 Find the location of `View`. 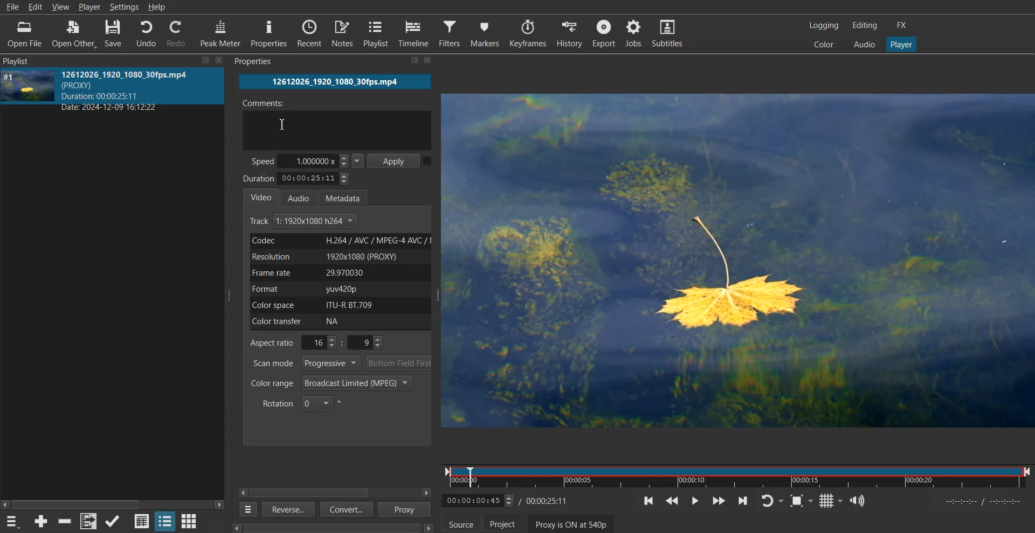

View is located at coordinates (61, 8).